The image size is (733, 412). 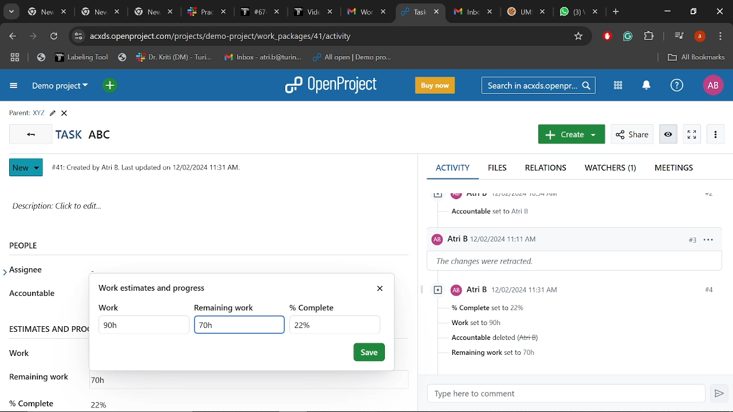 I want to click on Activity, so click(x=452, y=167).